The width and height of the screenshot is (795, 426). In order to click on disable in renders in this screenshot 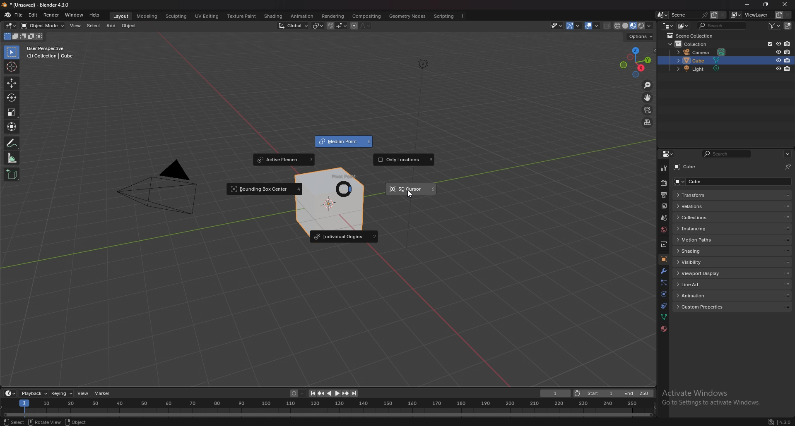, I will do `click(788, 60)`.